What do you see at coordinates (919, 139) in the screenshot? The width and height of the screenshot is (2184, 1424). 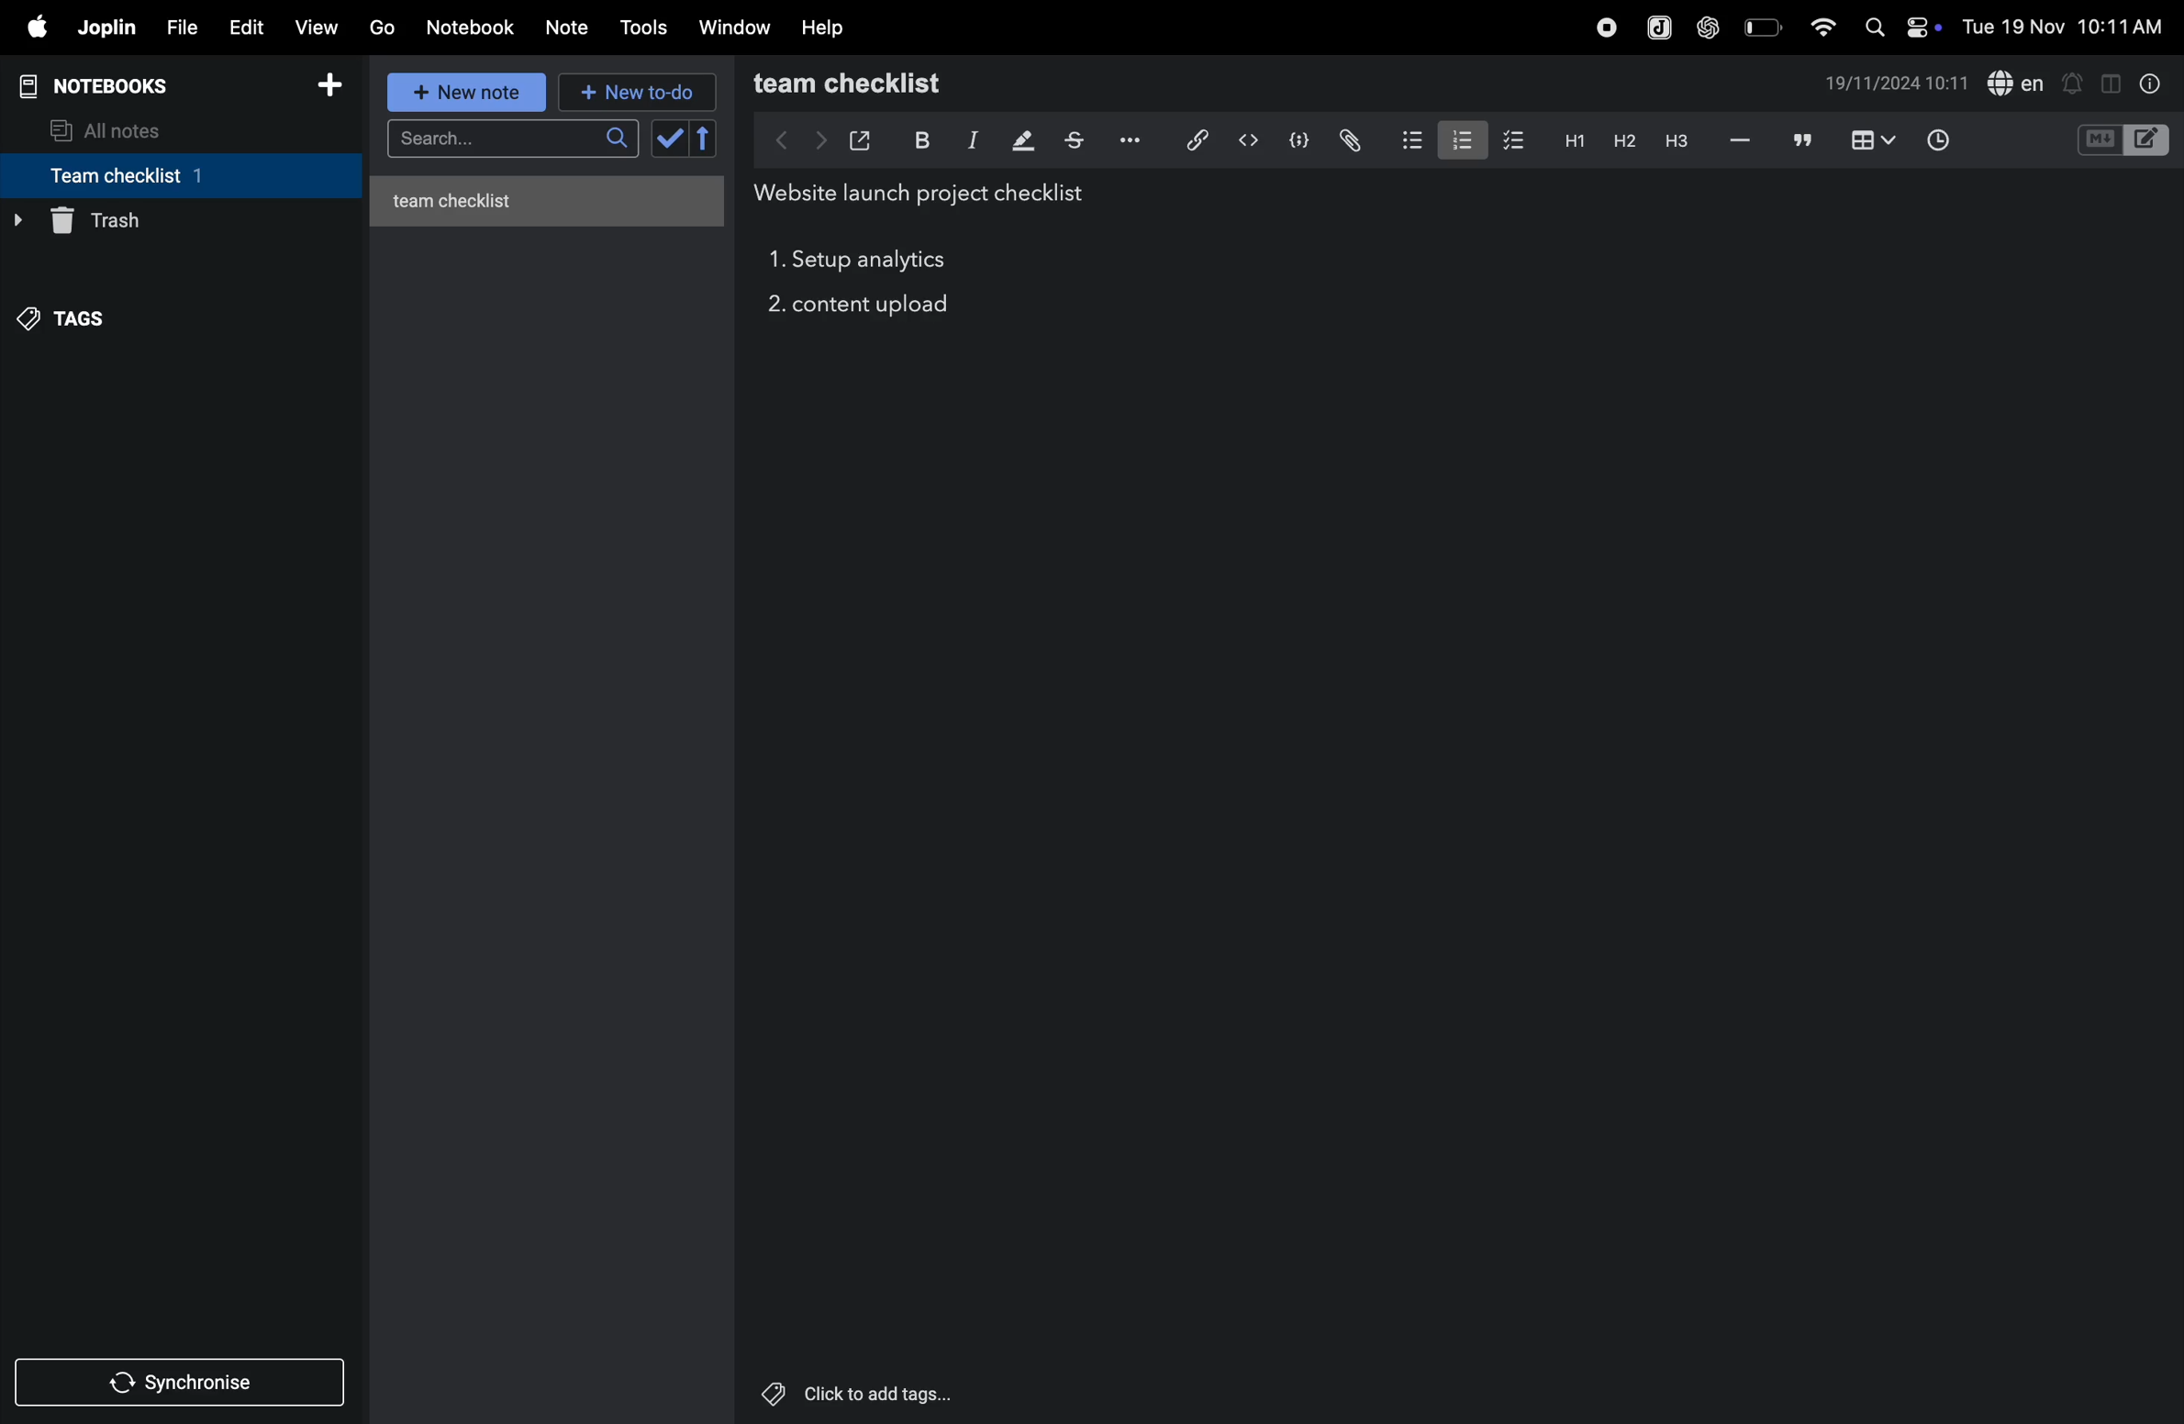 I see `bold` at bounding box center [919, 139].